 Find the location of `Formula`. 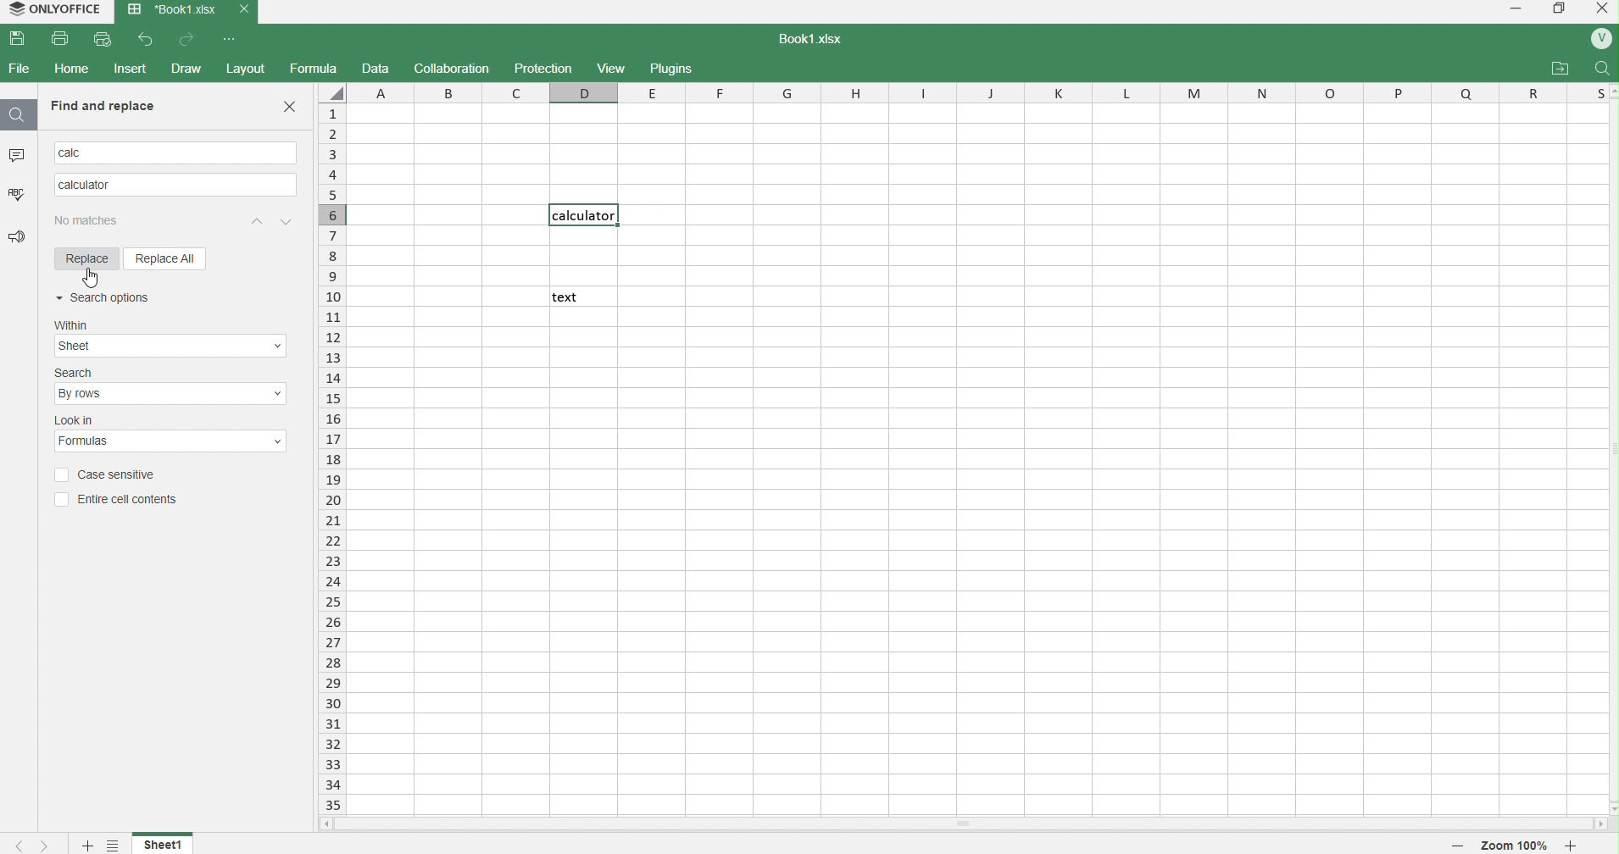

Formula is located at coordinates (249, 539).